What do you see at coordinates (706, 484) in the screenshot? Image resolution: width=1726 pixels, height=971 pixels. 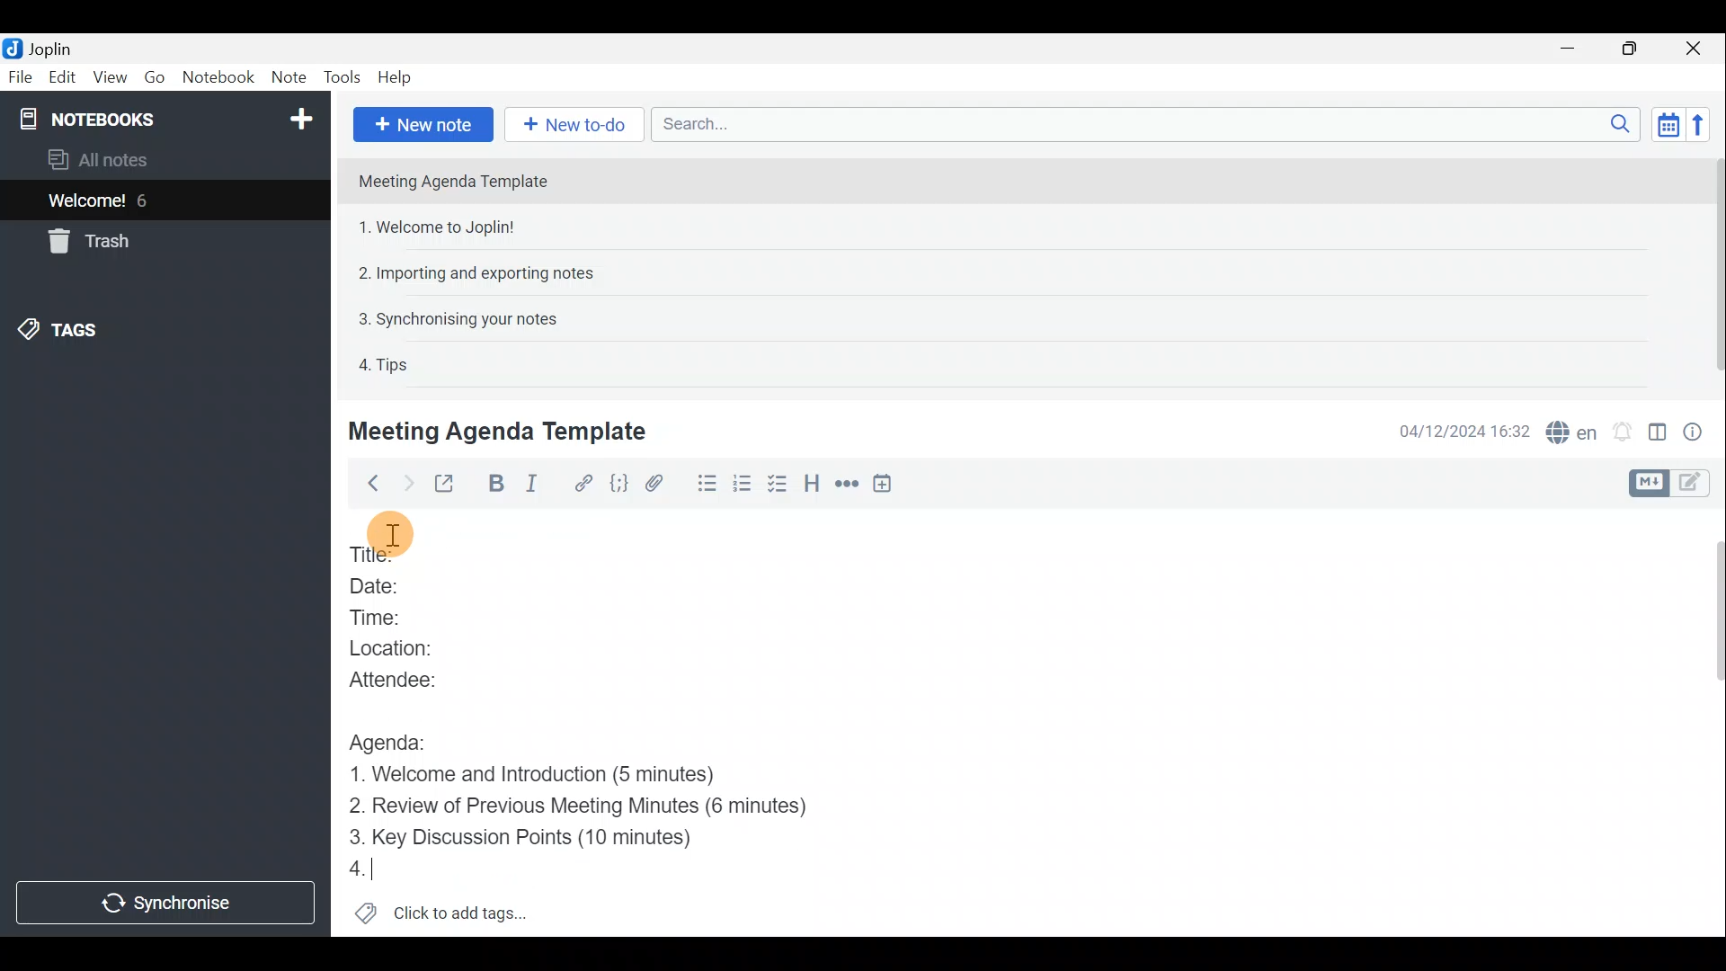 I see `Bulleted list` at bounding box center [706, 484].